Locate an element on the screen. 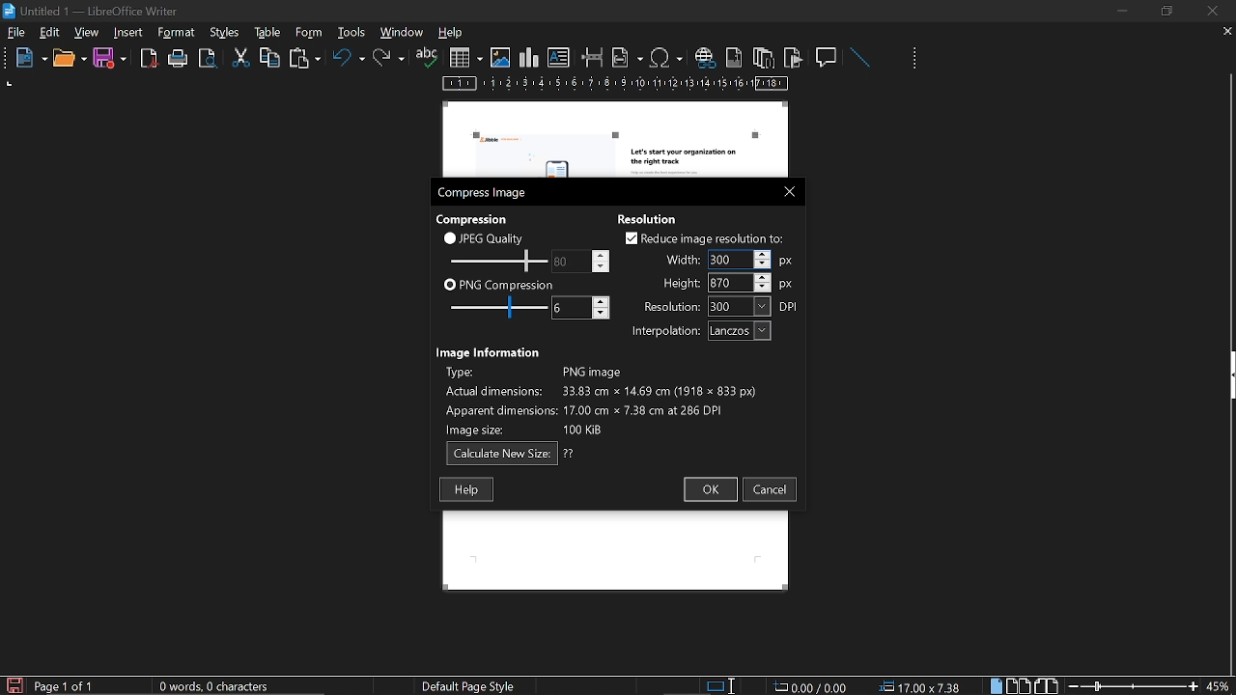 The width and height of the screenshot is (1236, 695). redo is located at coordinates (389, 58).